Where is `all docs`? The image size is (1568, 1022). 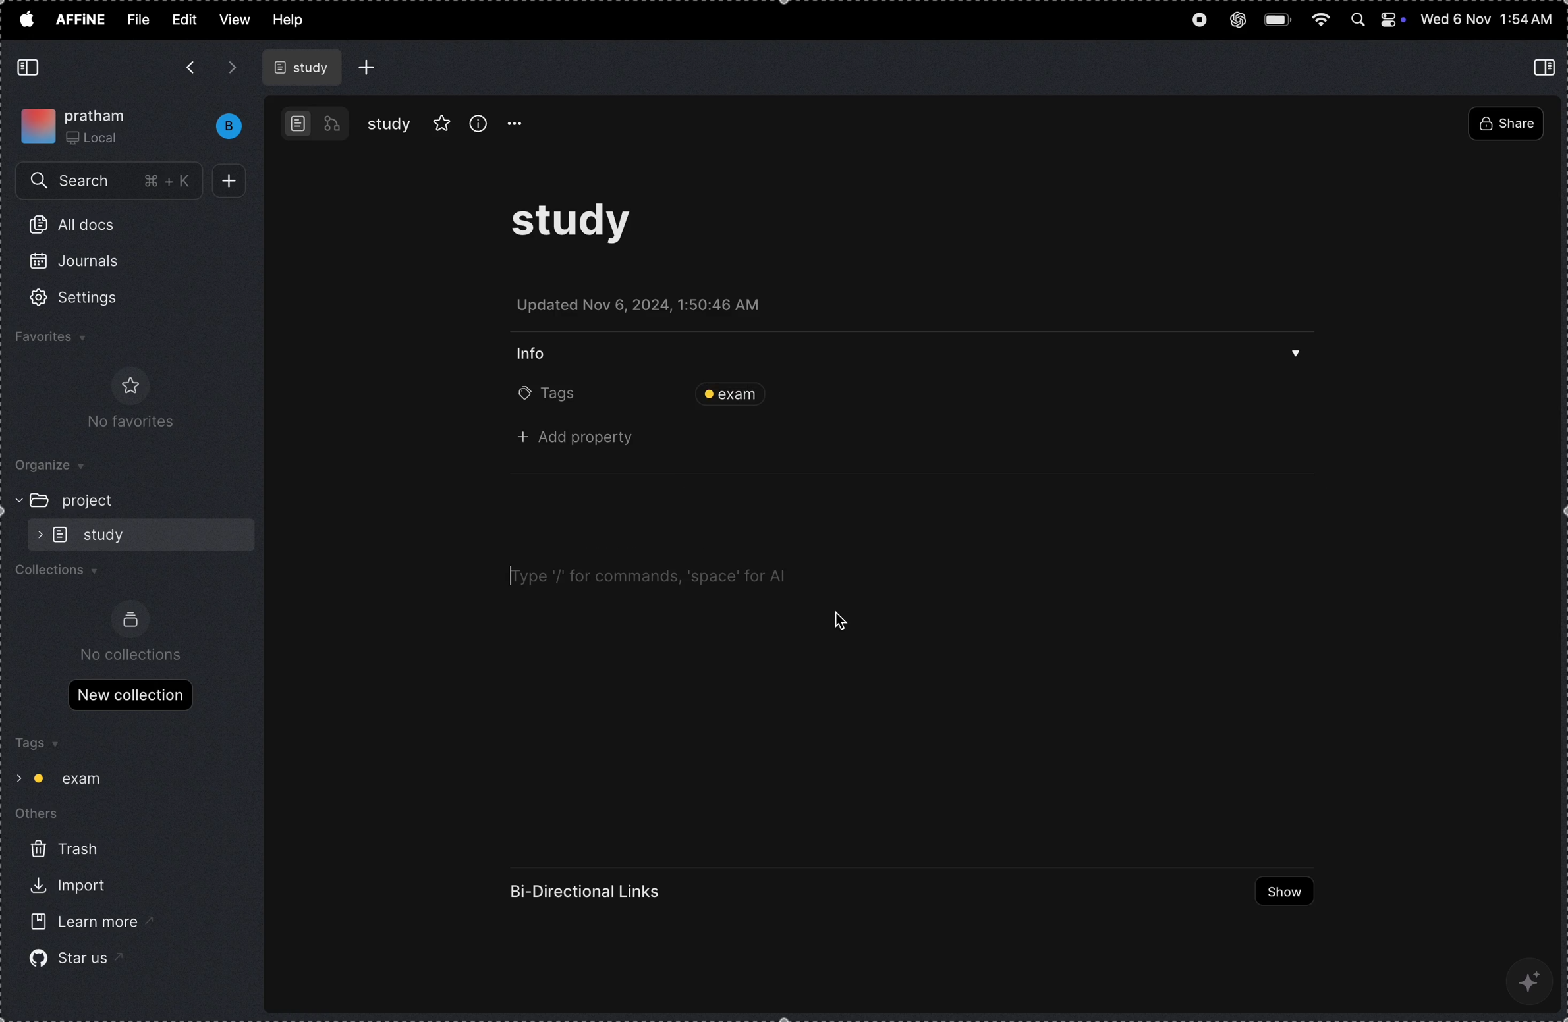 all docs is located at coordinates (79, 227).